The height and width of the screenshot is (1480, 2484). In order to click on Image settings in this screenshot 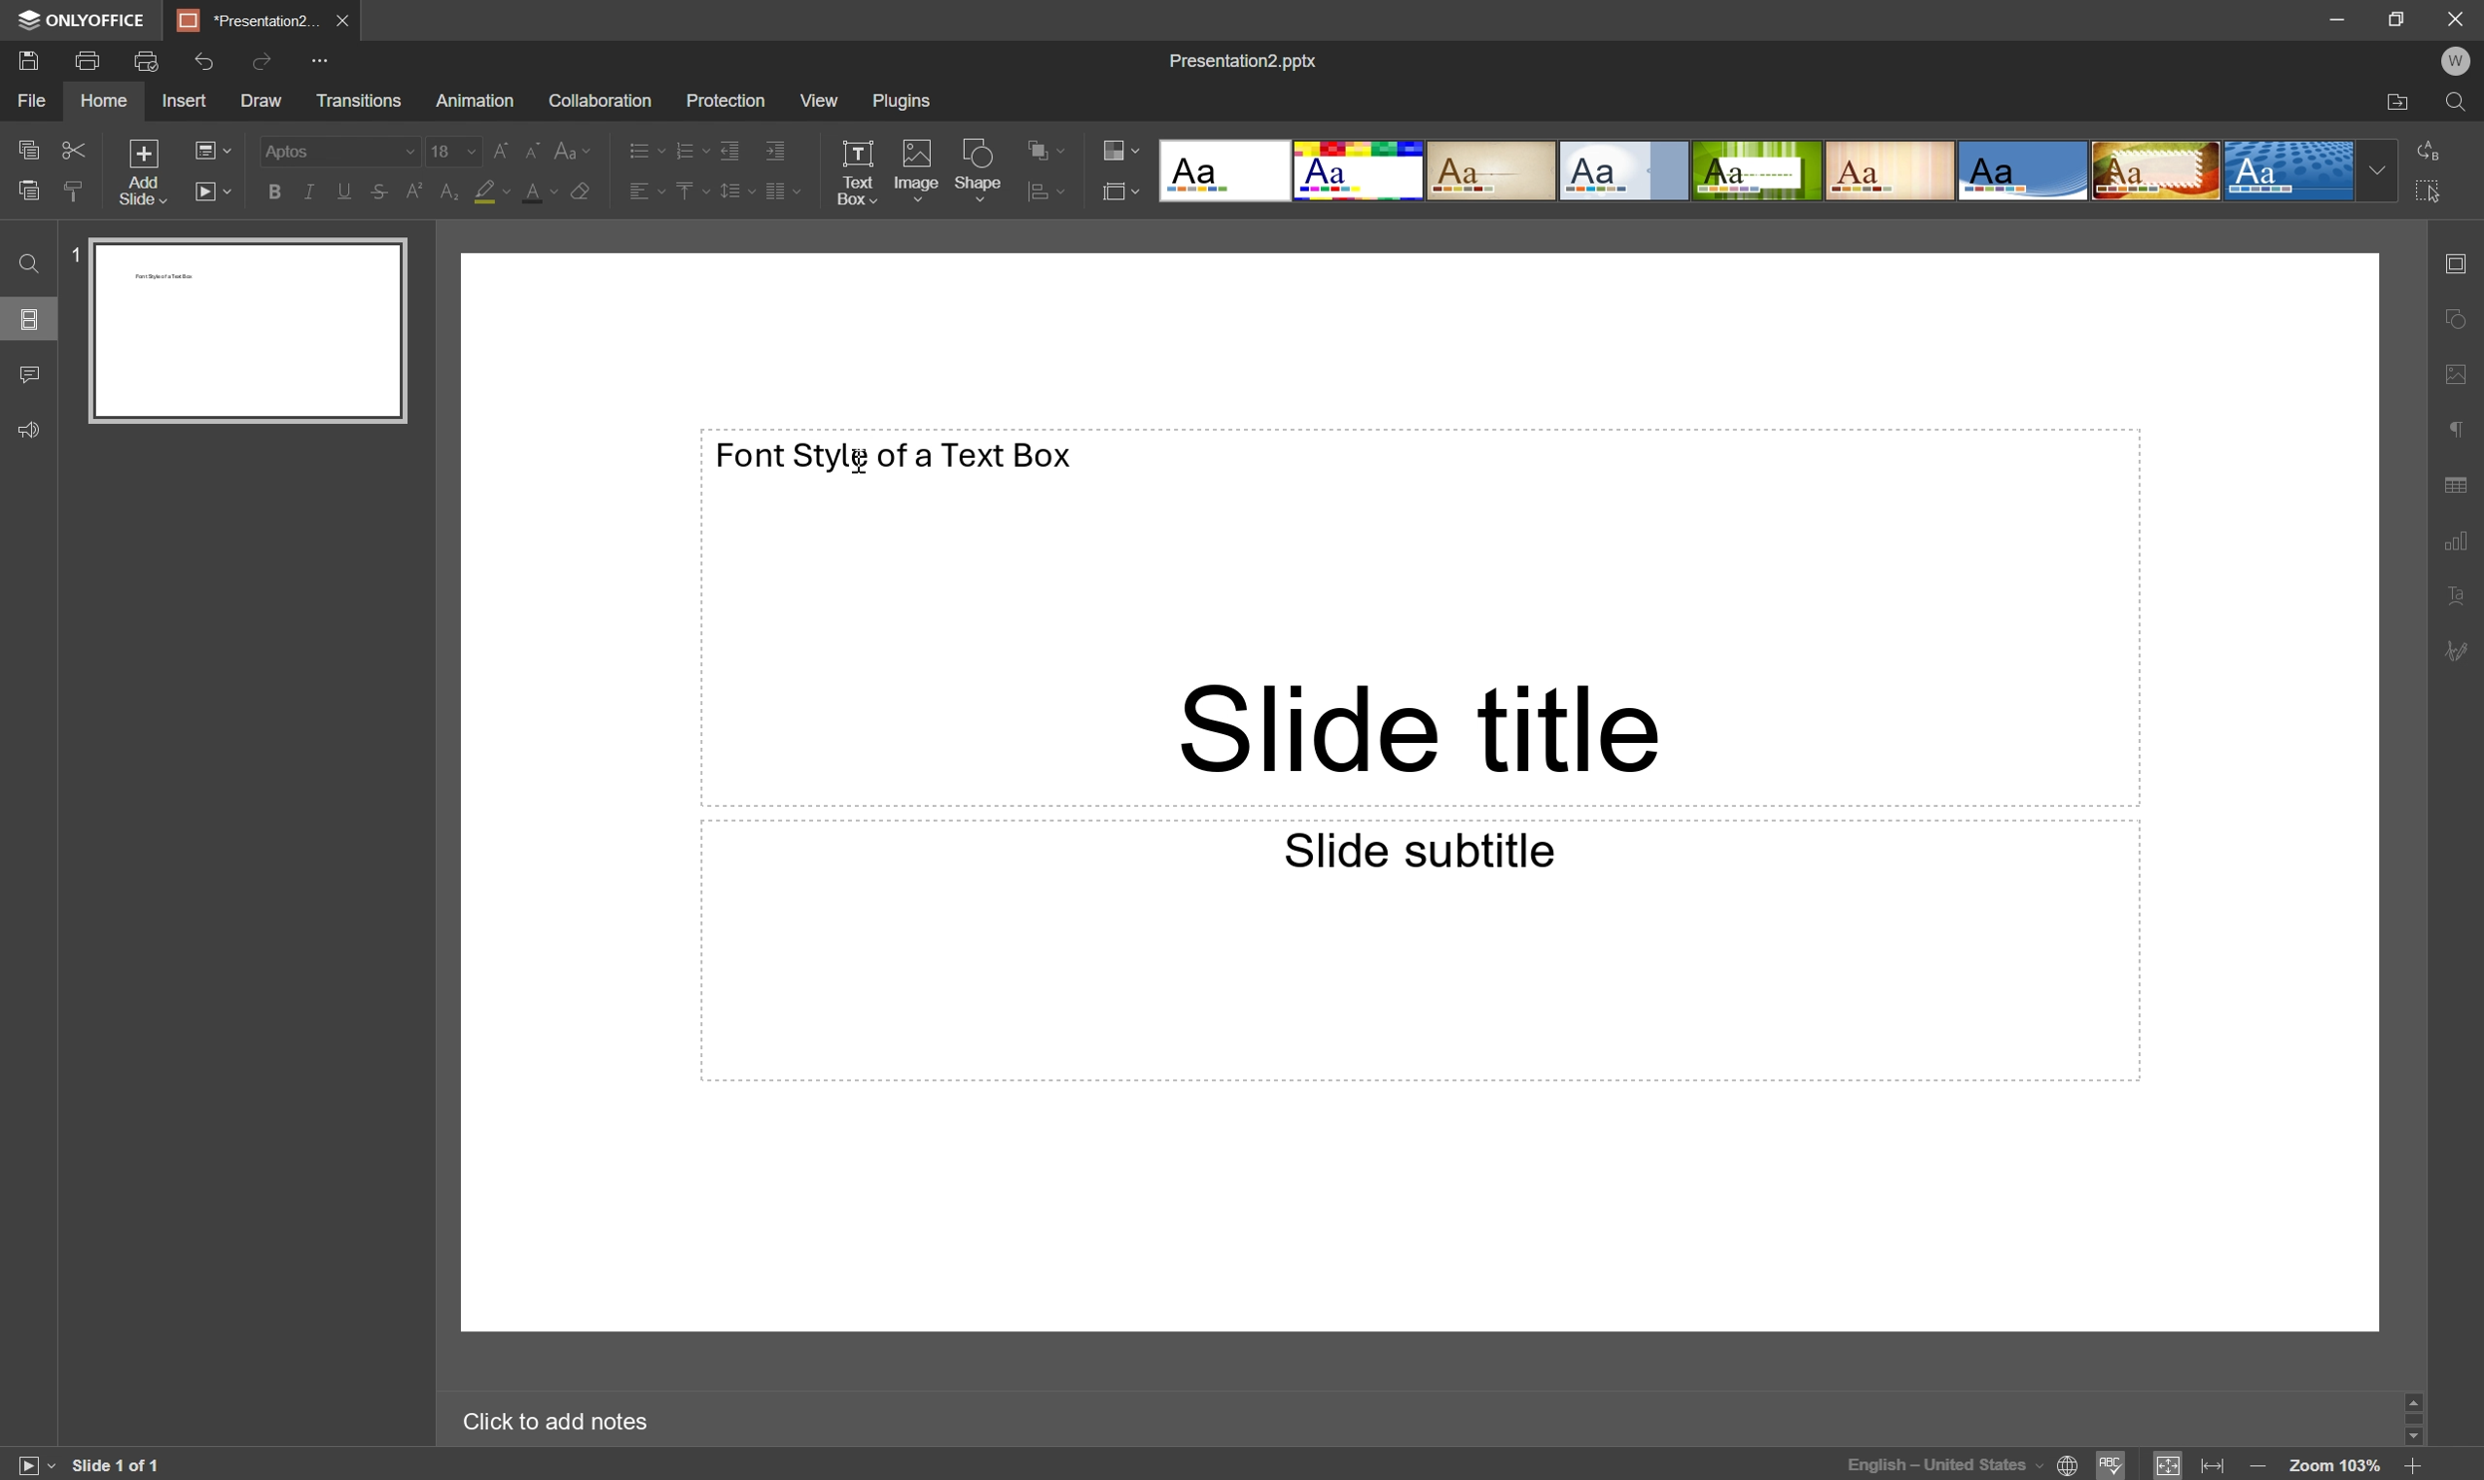, I will do `click(2462, 372)`.